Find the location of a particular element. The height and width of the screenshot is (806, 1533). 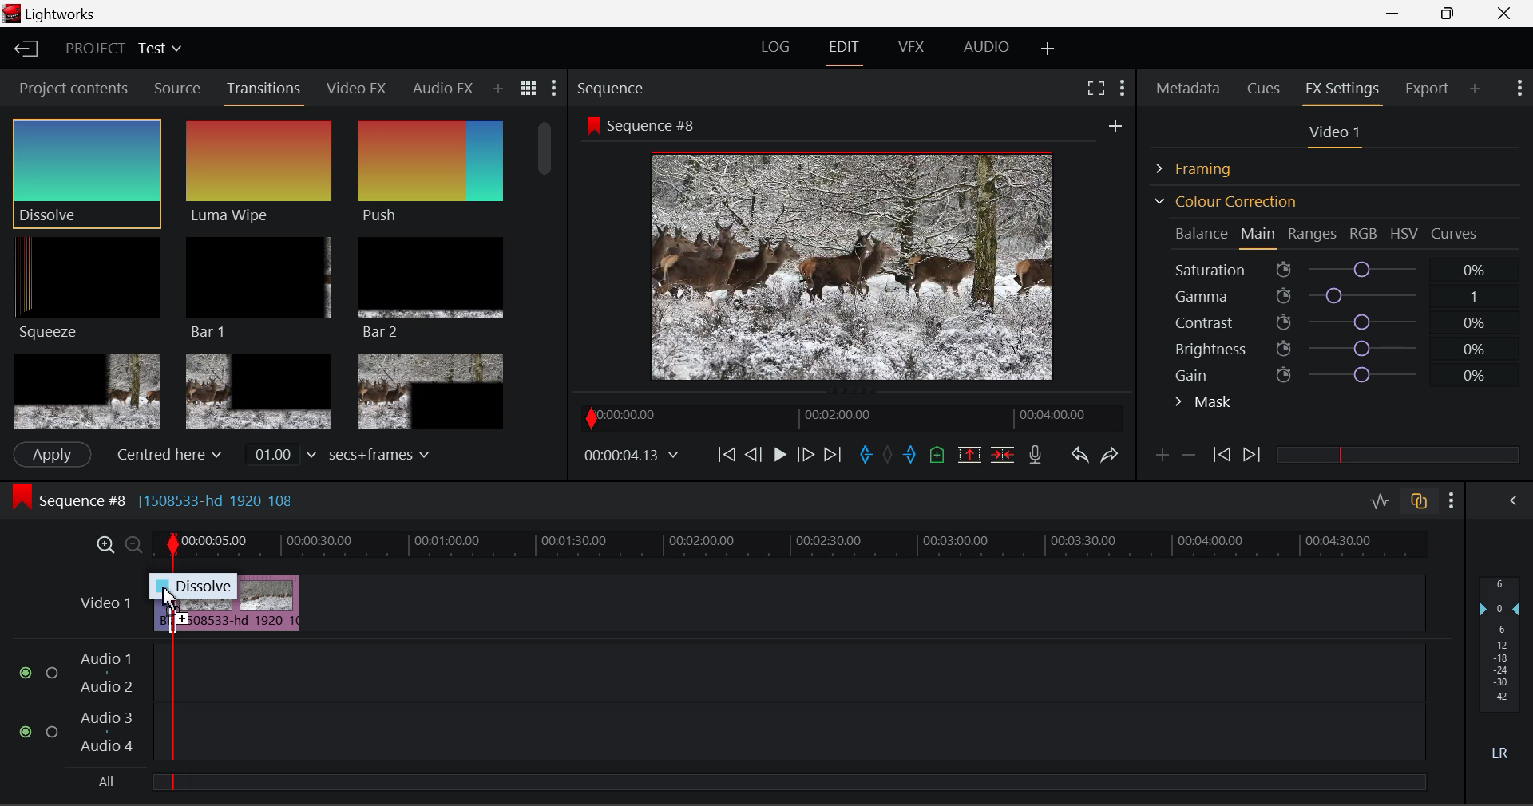

Full Screen is located at coordinates (1095, 87).